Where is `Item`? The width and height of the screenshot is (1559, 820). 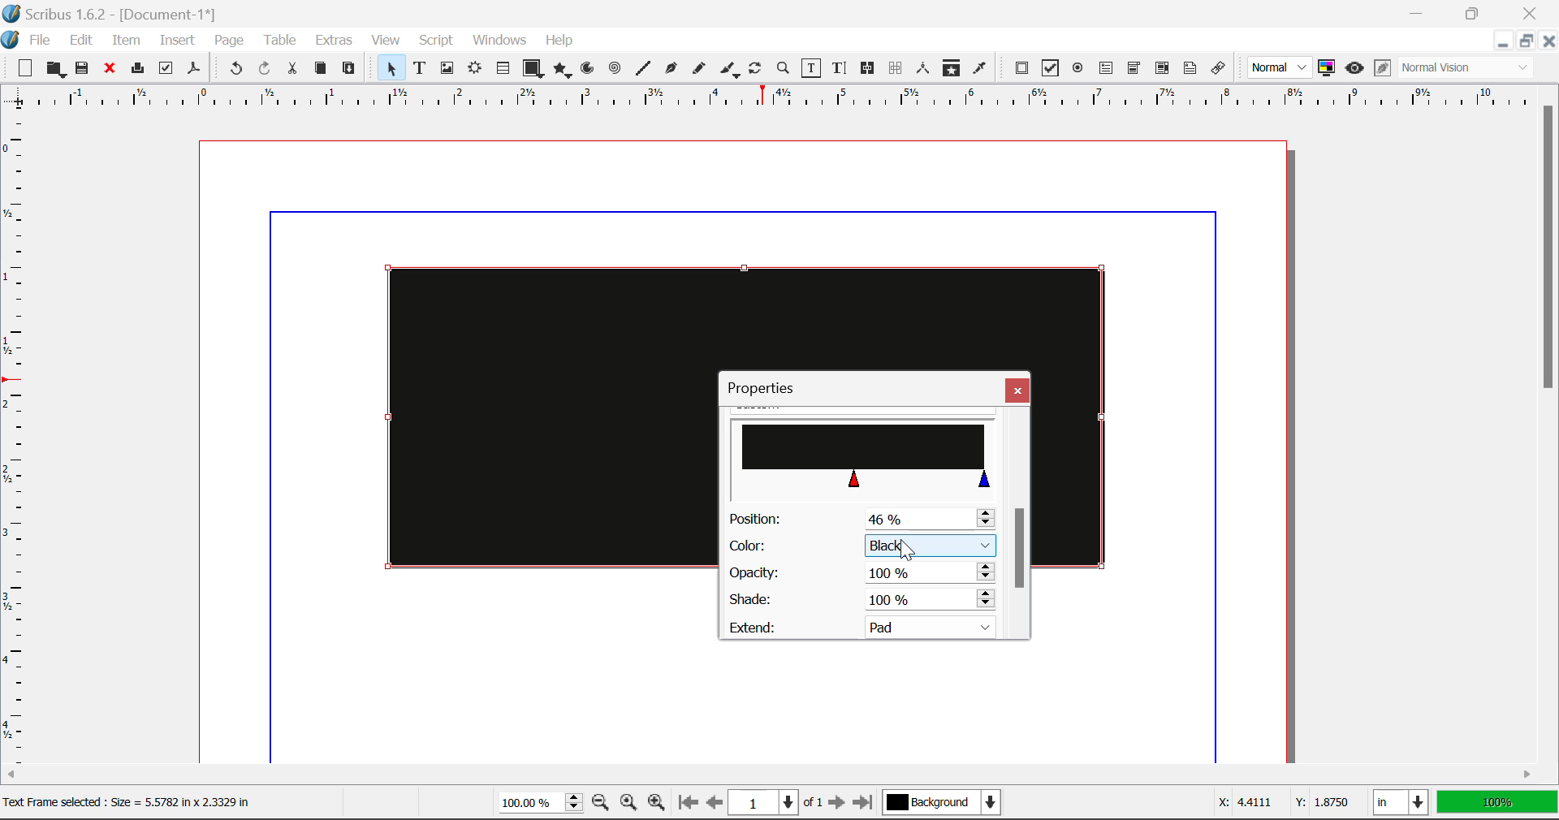 Item is located at coordinates (127, 42).